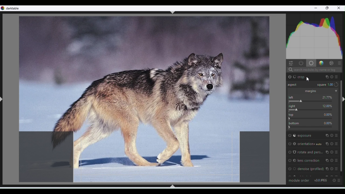 The image size is (345, 194). I want to click on Search bar, so click(314, 70).